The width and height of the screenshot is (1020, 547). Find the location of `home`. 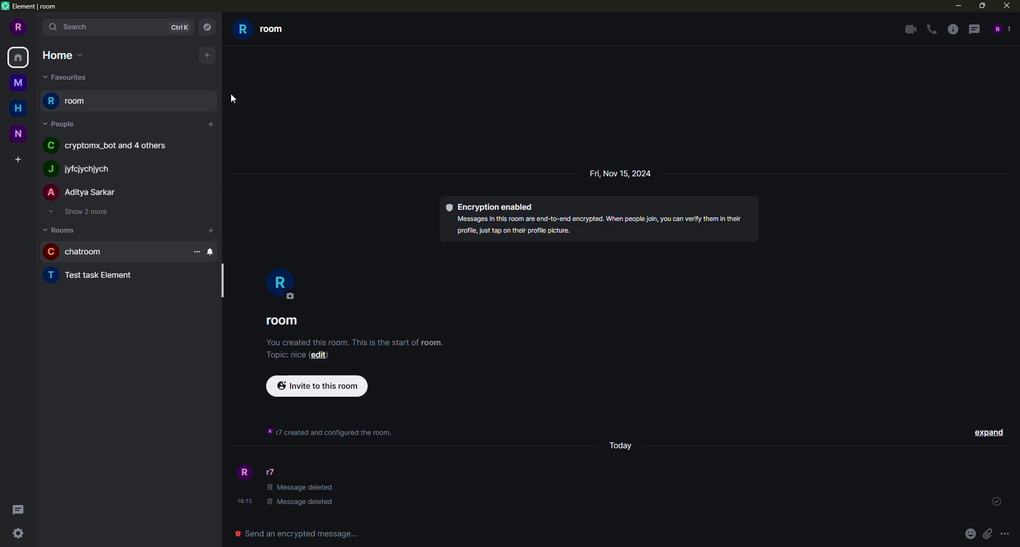

home is located at coordinates (61, 55).